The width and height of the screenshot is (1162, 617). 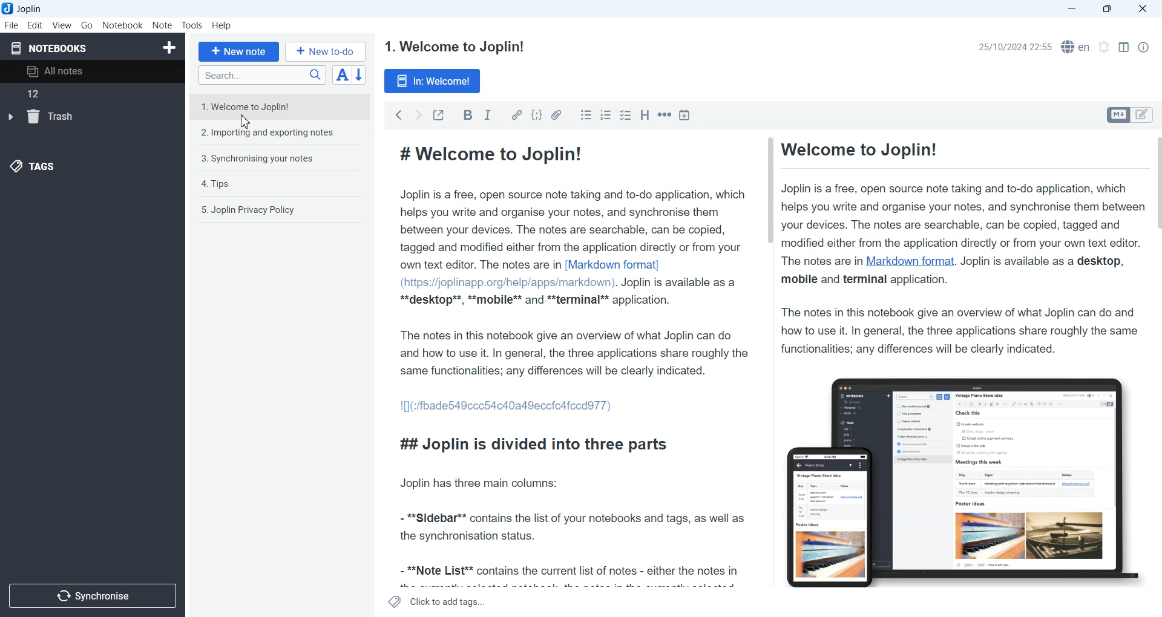 What do you see at coordinates (255, 106) in the screenshot?
I see `1. Welcome to Joplin!` at bounding box center [255, 106].